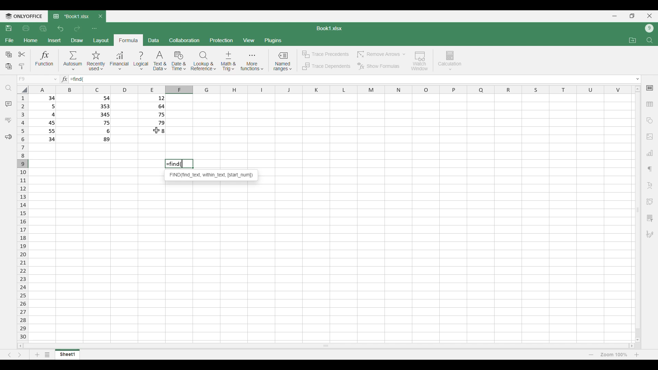  What do you see at coordinates (380, 54) in the screenshot?
I see `Remove arrow` at bounding box center [380, 54].